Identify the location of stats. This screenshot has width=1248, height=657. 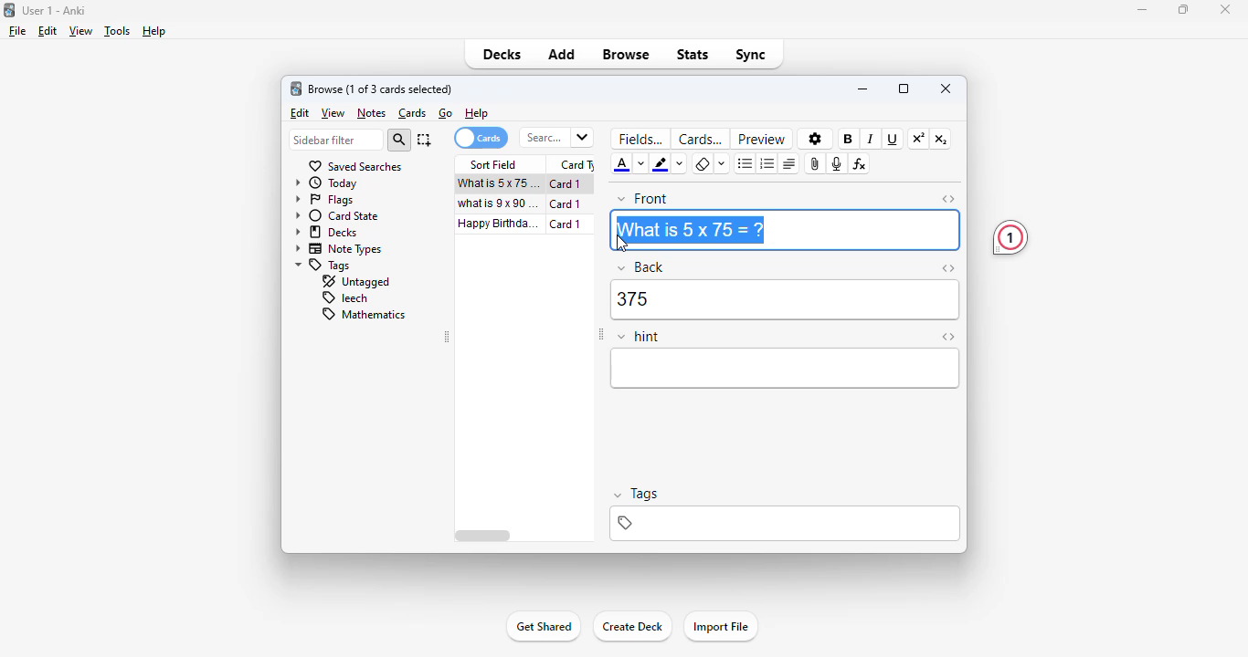
(693, 56).